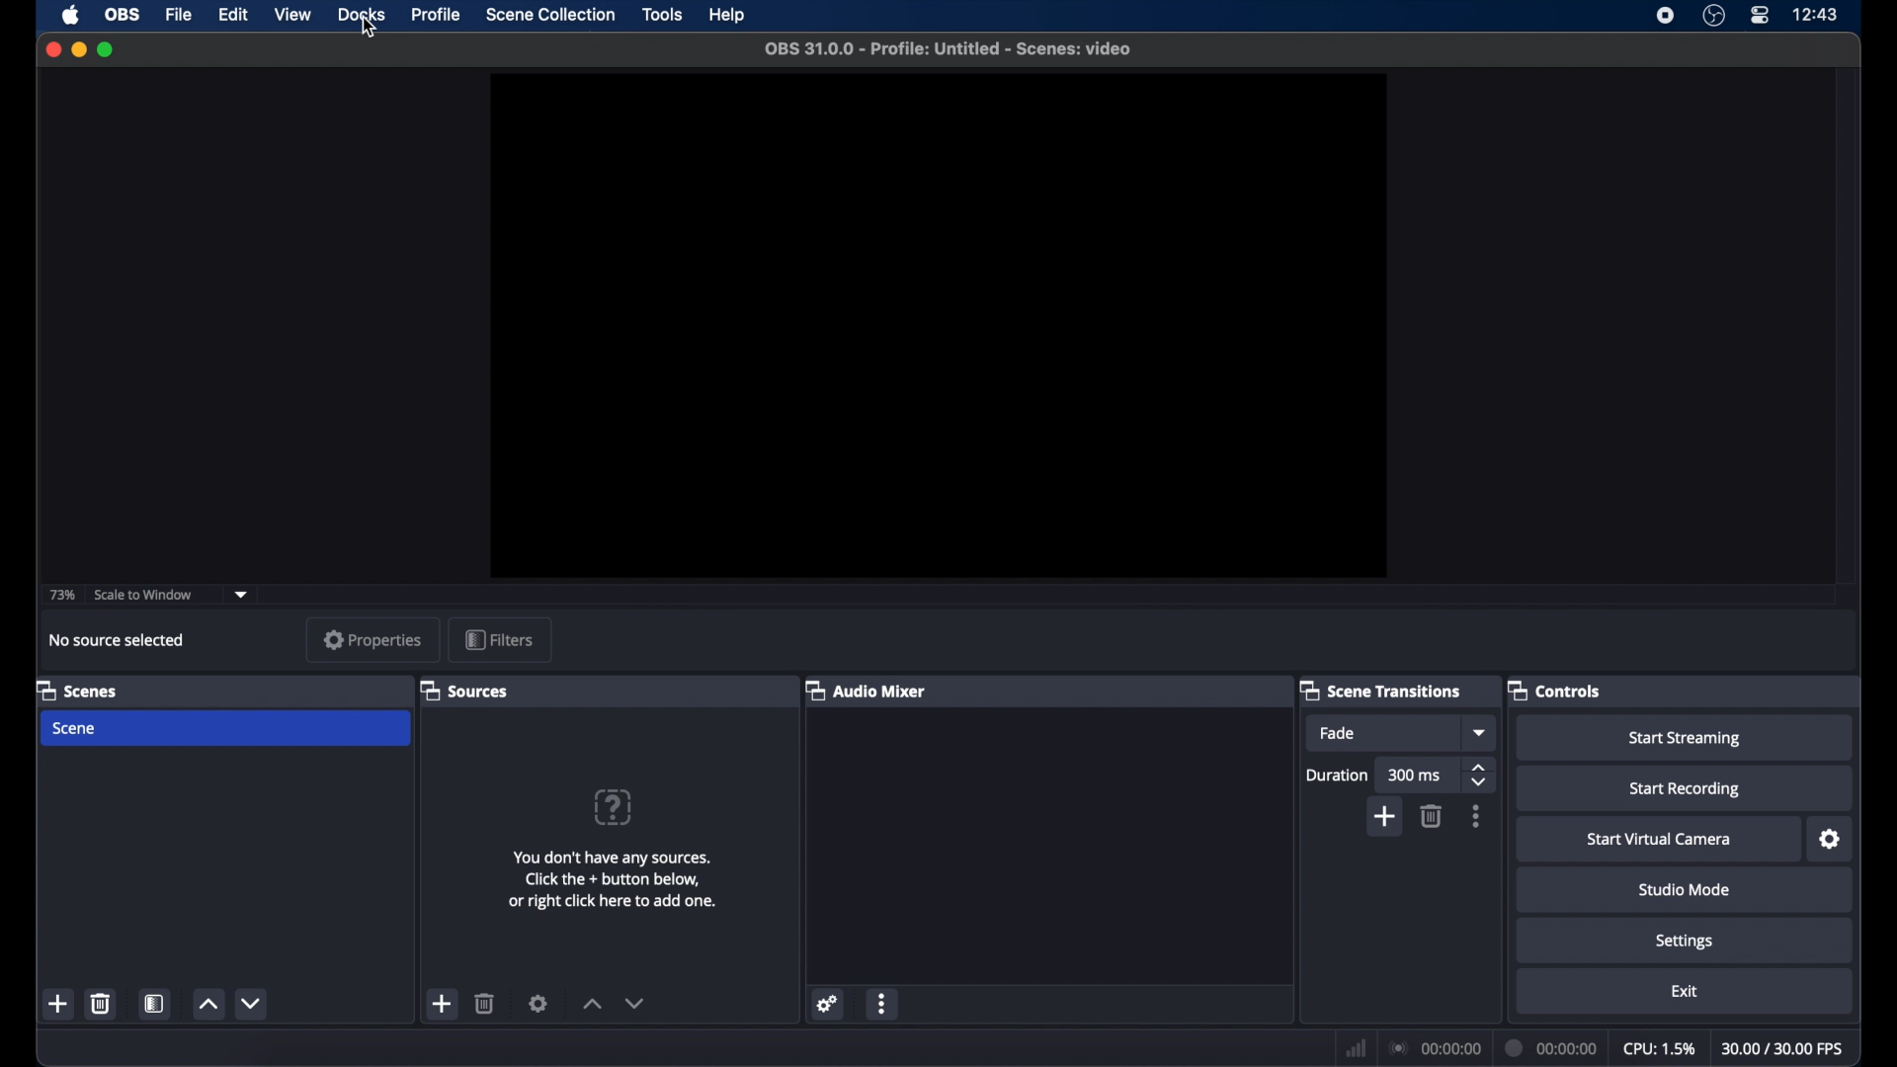  I want to click on control center, so click(1760, 15).